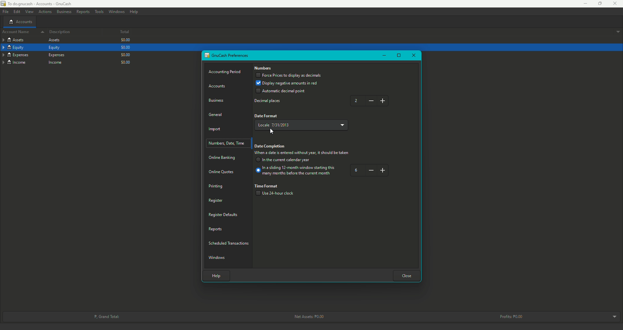 Image resolution: width=623 pixels, height=330 pixels. I want to click on General, so click(216, 114).